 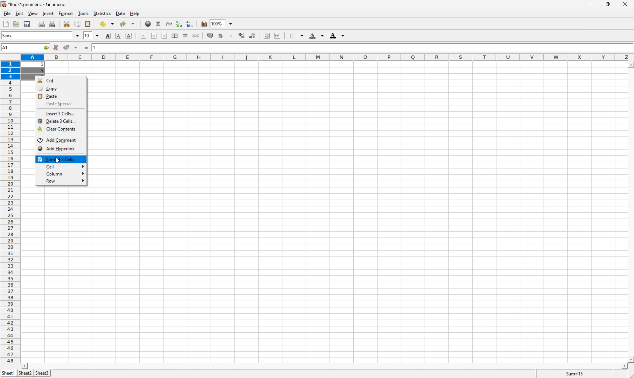 I want to click on edit, so click(x=20, y=13).